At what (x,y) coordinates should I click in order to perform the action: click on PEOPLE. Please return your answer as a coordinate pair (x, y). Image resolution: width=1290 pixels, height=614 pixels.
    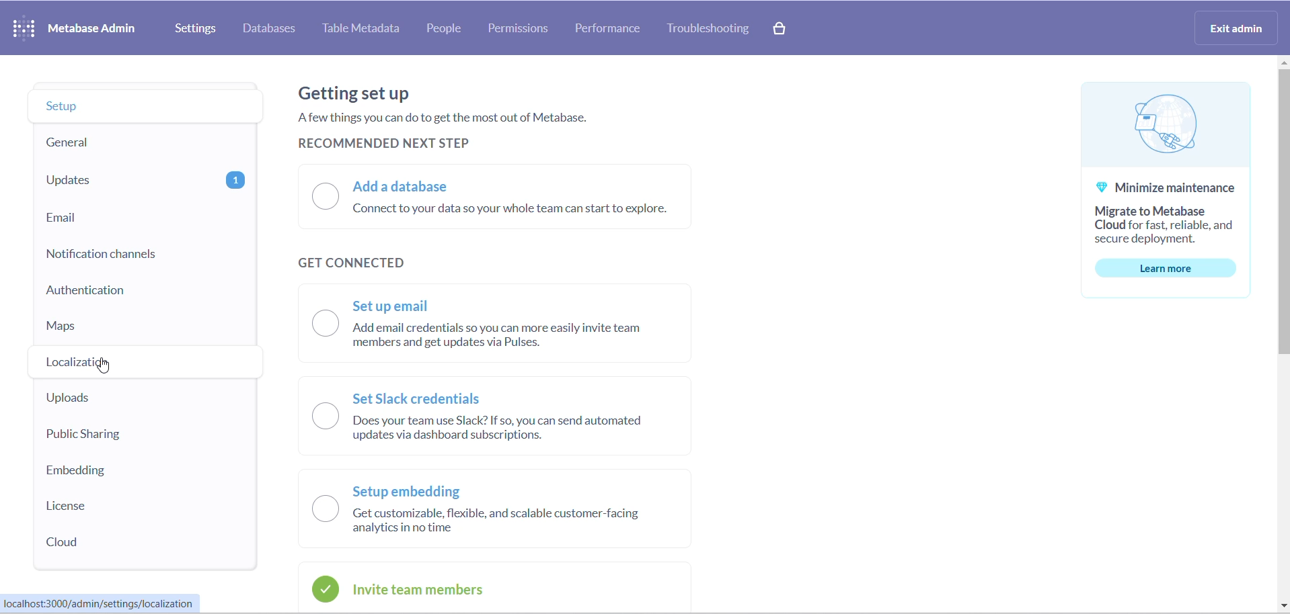
    Looking at the image, I should click on (451, 29).